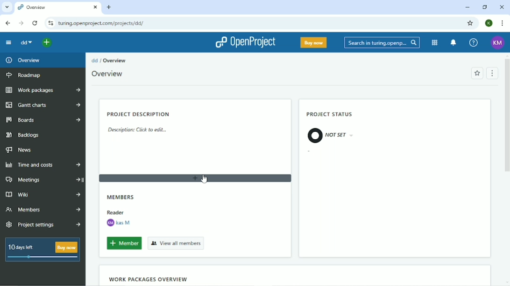  What do you see at coordinates (43, 224) in the screenshot?
I see `Project settings` at bounding box center [43, 224].